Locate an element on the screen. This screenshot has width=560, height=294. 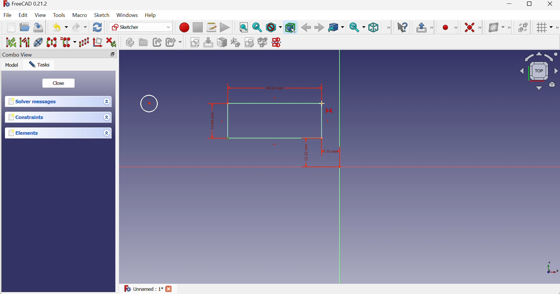
Clone is located at coordinates (69, 42).